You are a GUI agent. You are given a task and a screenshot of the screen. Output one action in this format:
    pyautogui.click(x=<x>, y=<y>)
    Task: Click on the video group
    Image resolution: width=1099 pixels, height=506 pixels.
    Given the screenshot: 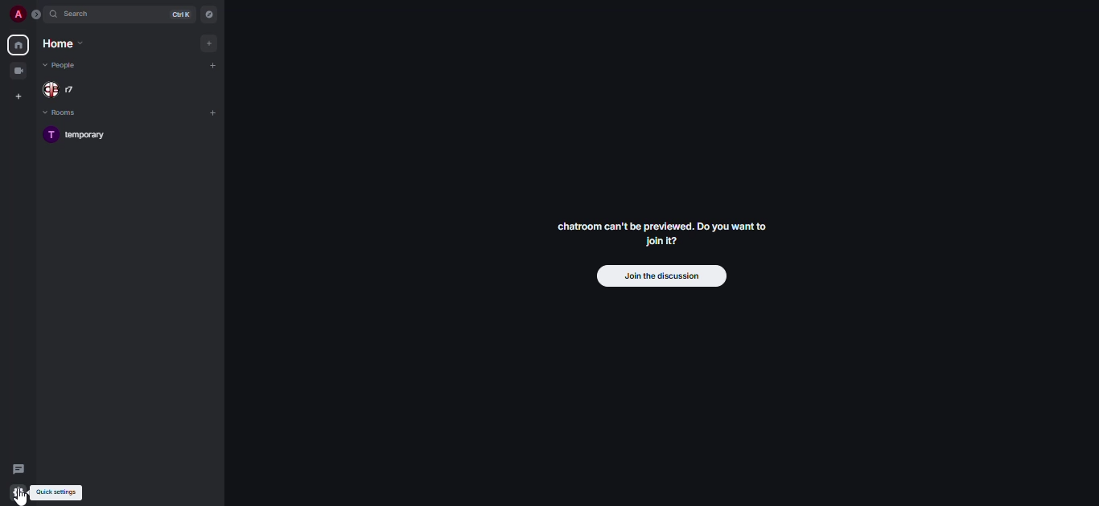 What is the action you would take?
    pyautogui.click(x=18, y=71)
    